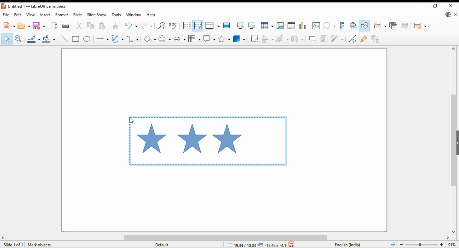 This screenshot has width=459, height=248. I want to click on crop, so click(324, 39).